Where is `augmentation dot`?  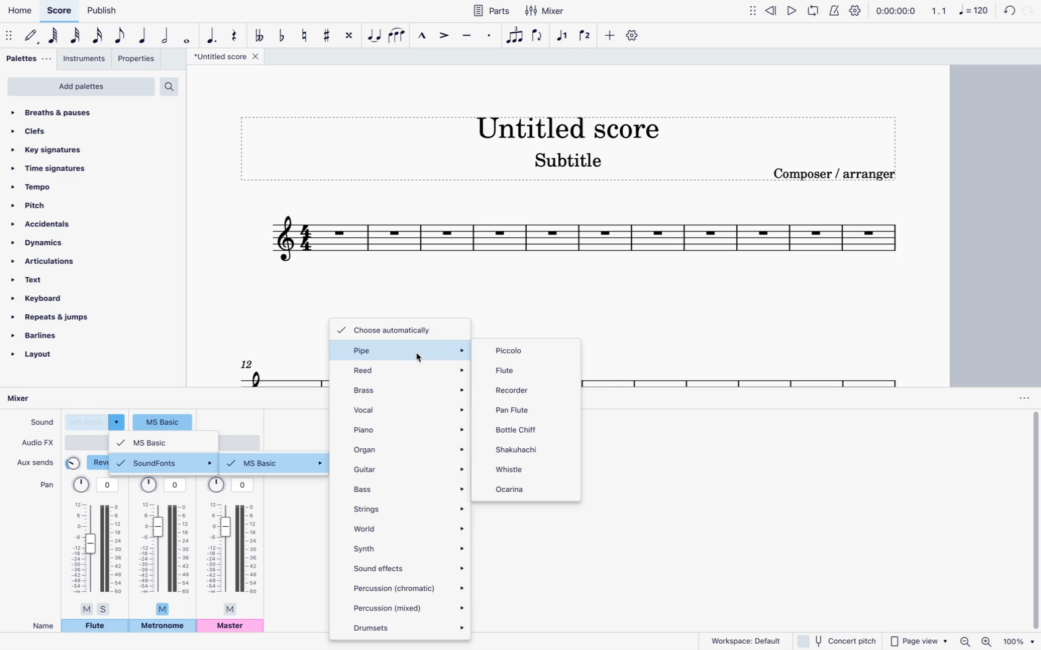
augmentation dot is located at coordinates (212, 34).